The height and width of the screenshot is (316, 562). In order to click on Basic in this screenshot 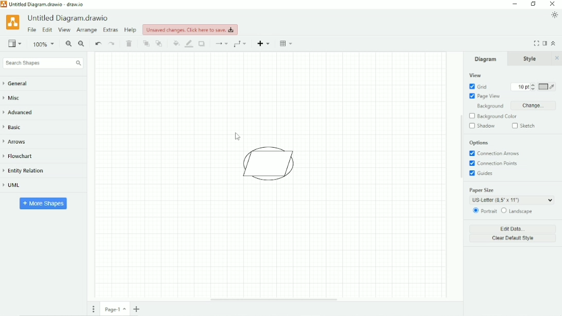, I will do `click(14, 127)`.